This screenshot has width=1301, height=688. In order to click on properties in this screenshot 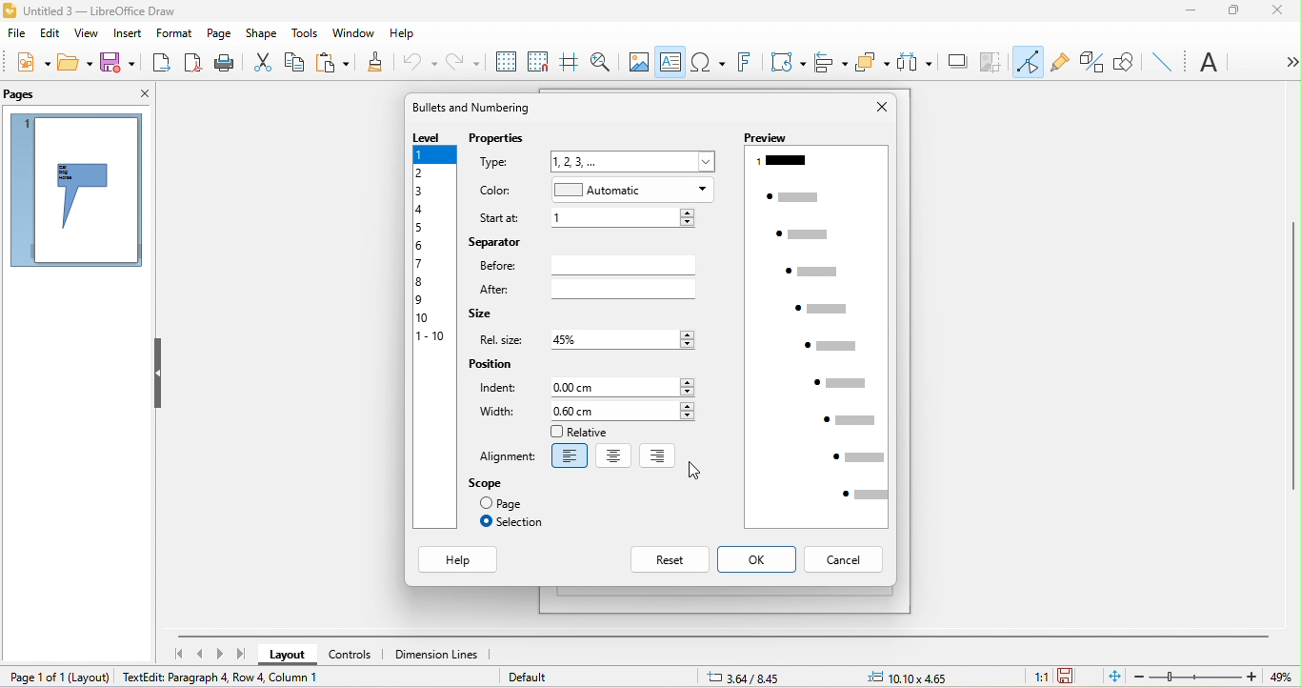, I will do `click(511, 141)`.